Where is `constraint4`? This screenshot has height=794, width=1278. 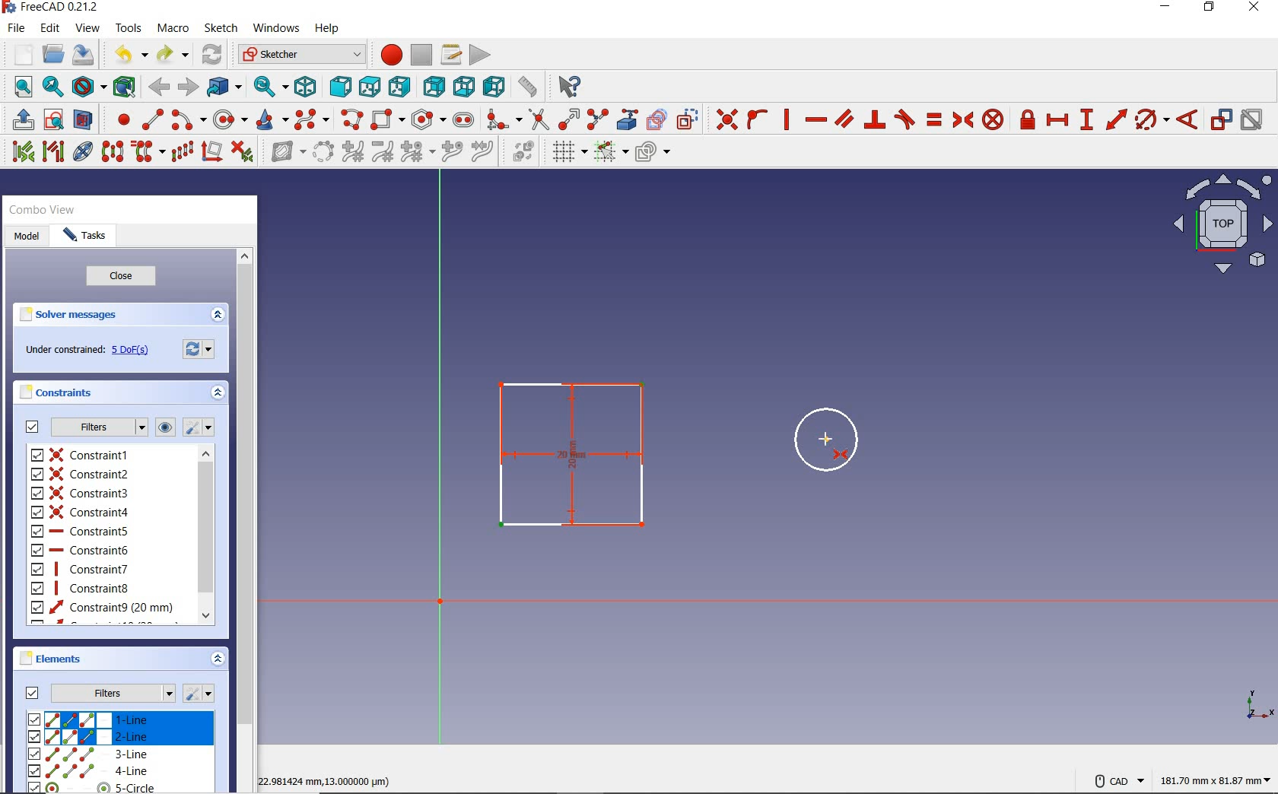 constraint4 is located at coordinates (81, 512).